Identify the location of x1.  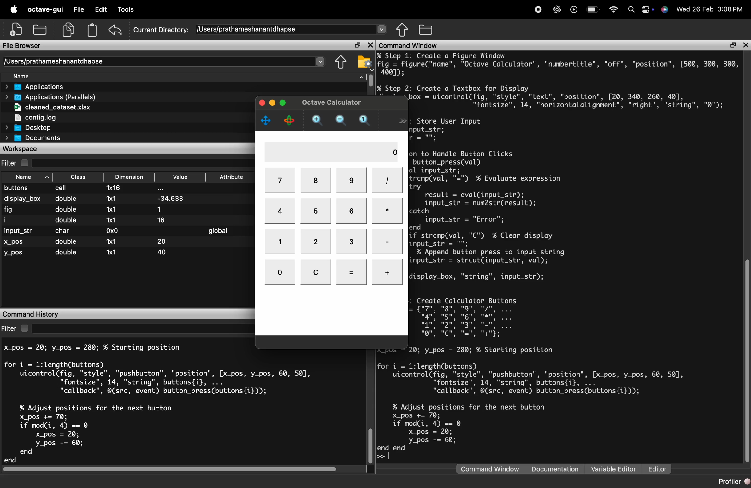
(112, 252).